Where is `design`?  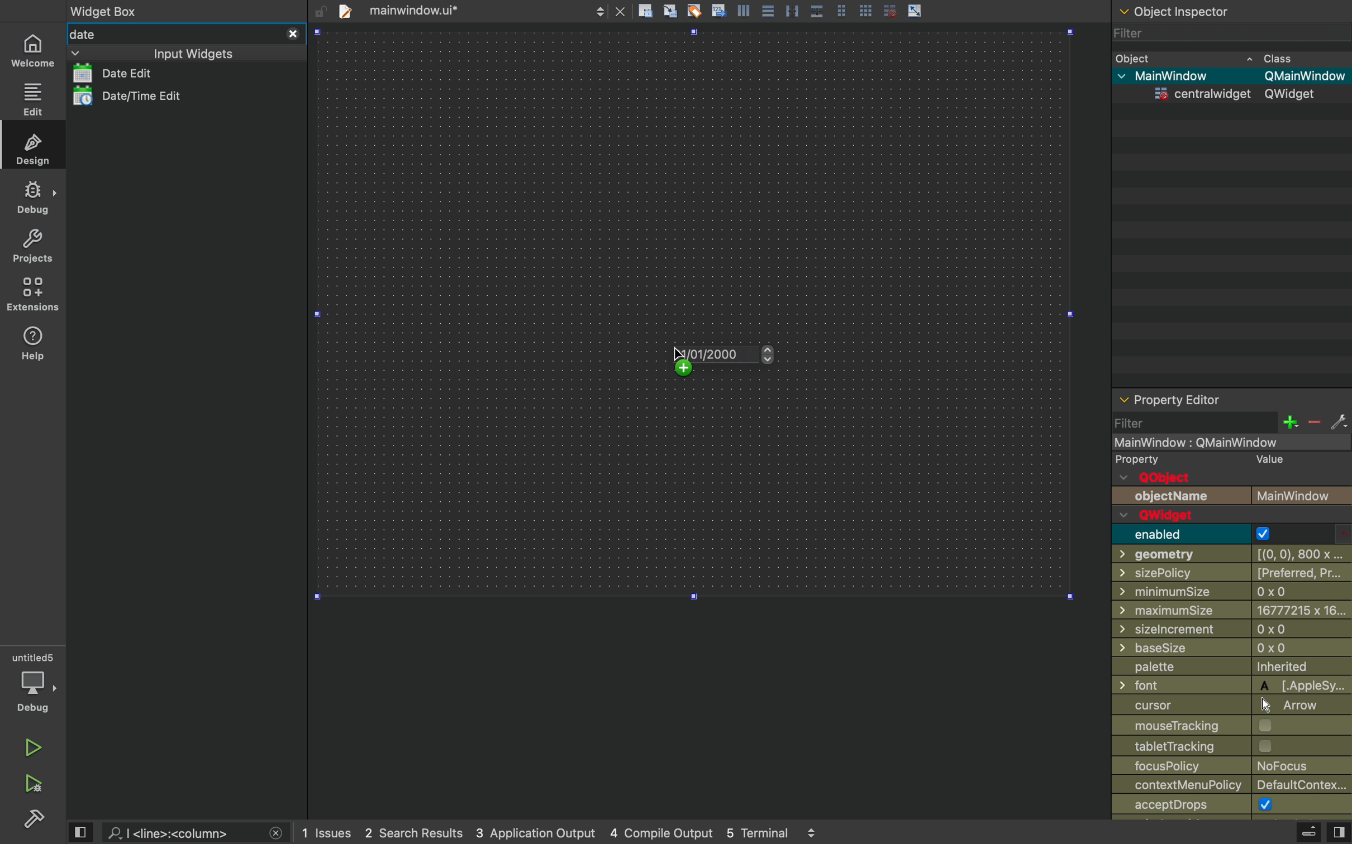
design is located at coordinates (31, 146).